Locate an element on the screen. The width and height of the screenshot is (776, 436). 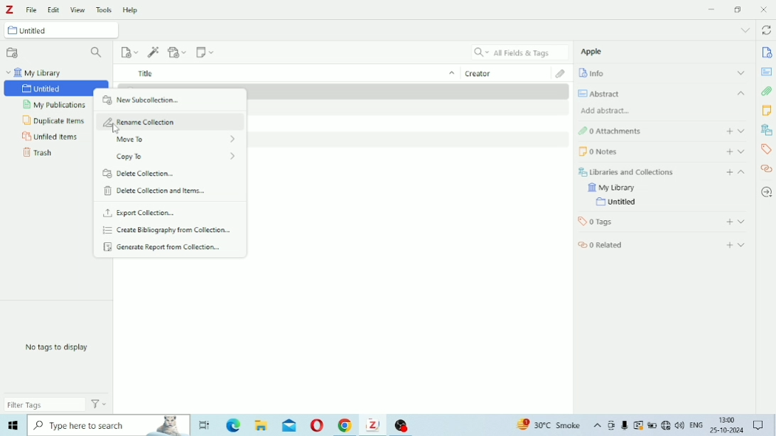
 is located at coordinates (373, 427).